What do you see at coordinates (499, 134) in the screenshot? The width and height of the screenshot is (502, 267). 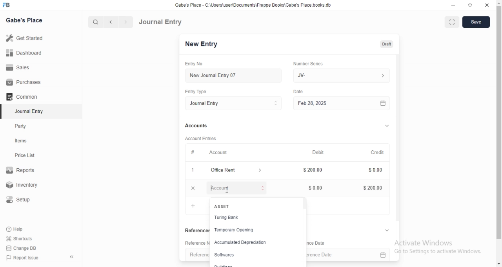 I see `scrollbar` at bounding box center [499, 134].